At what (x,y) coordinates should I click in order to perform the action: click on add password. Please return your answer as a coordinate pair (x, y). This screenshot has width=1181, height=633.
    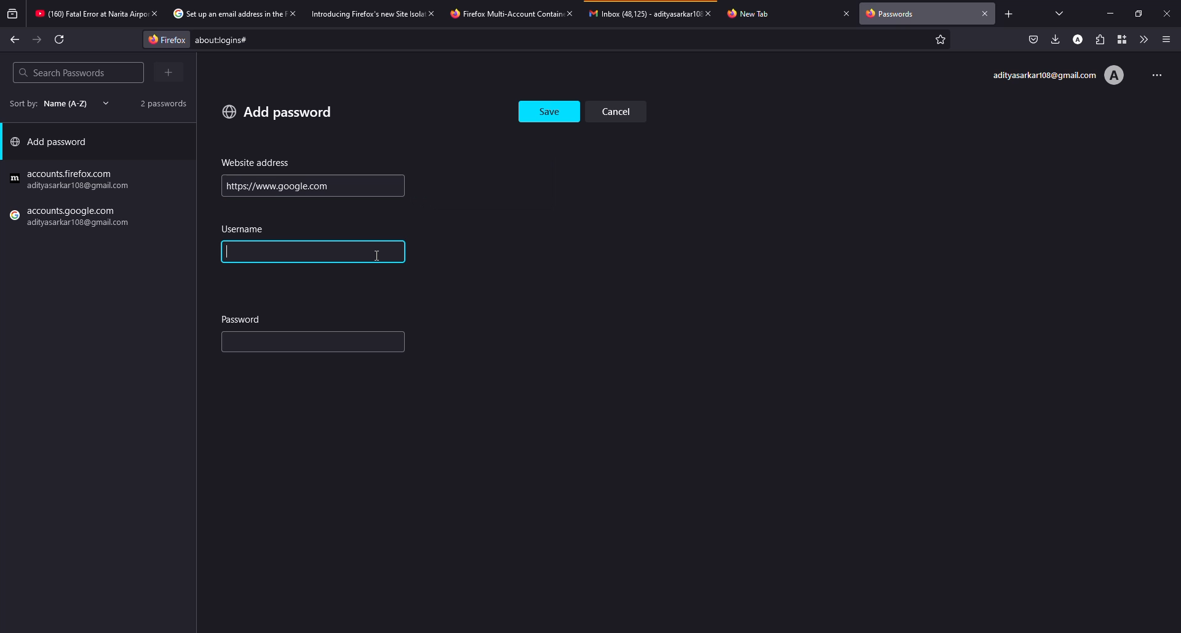
    Looking at the image, I should click on (53, 144).